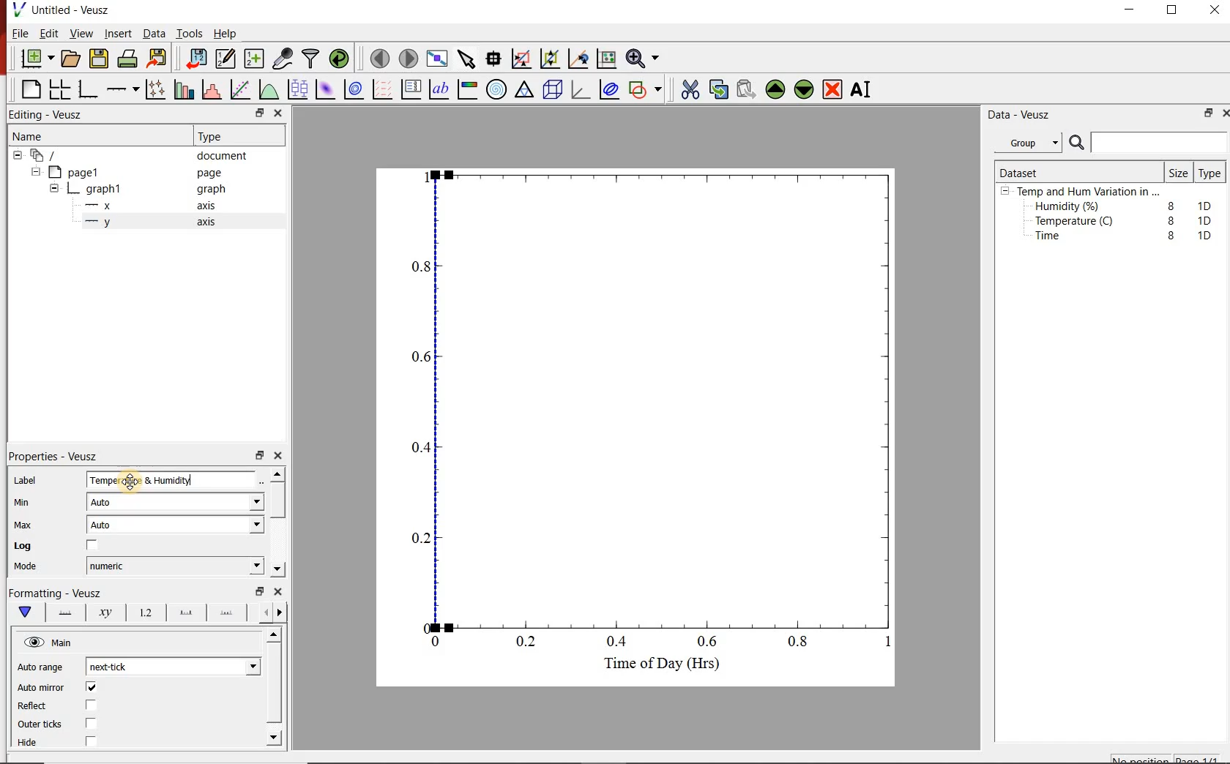 This screenshot has height=764, width=1230. What do you see at coordinates (67, 547) in the screenshot?
I see `Log` at bounding box center [67, 547].